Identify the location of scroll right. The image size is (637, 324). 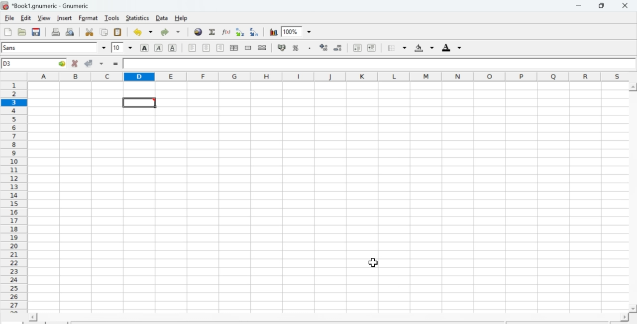
(624, 317).